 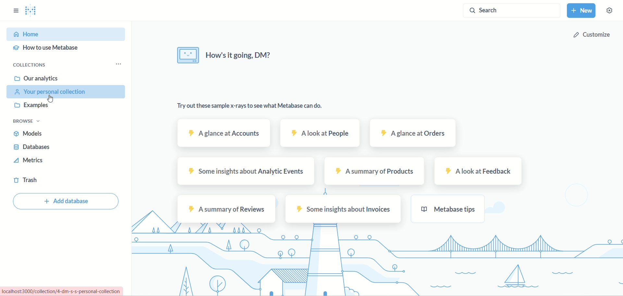 What do you see at coordinates (344, 209) in the screenshot?
I see `some insights about invoices` at bounding box center [344, 209].